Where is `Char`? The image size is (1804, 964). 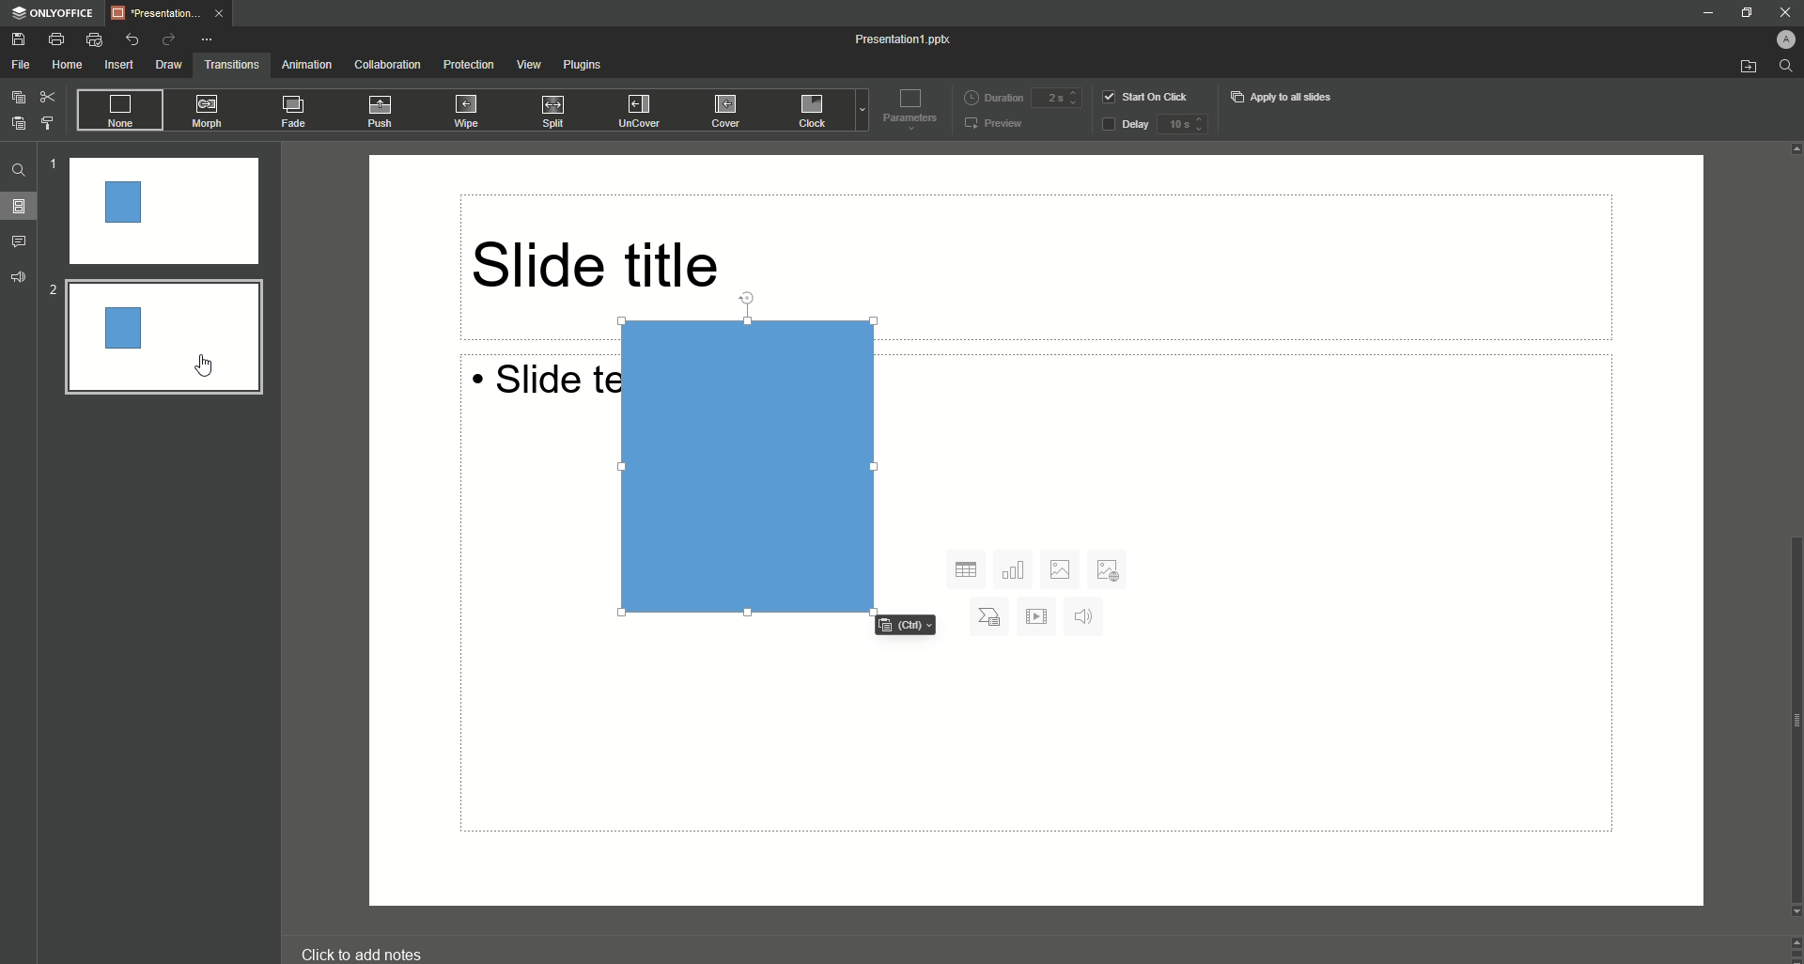 Char is located at coordinates (990, 617).